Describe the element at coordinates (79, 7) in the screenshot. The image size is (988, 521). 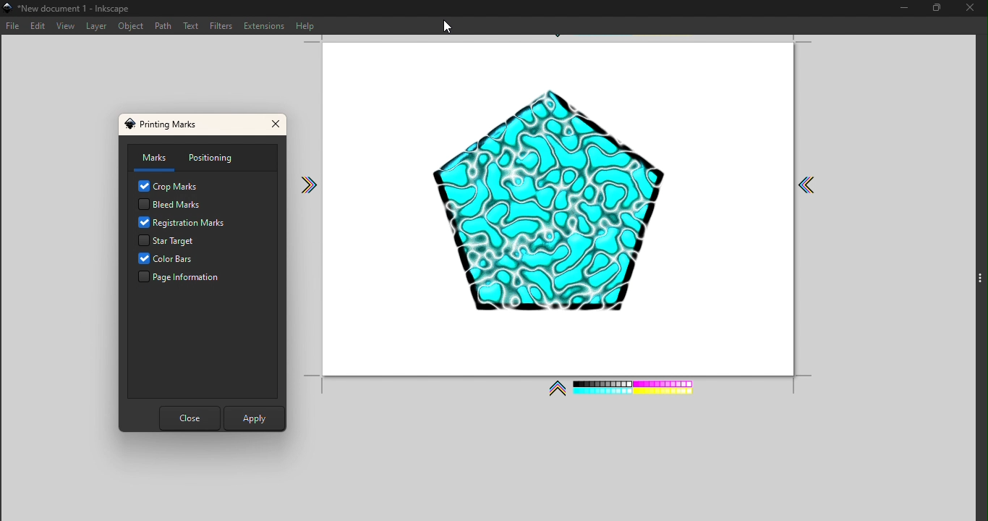
I see `New document 1 - Inkscape` at that location.